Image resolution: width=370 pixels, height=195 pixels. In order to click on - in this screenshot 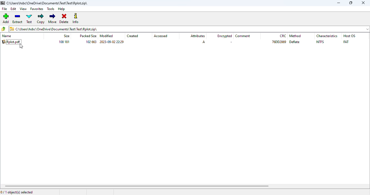, I will do `click(231, 42)`.